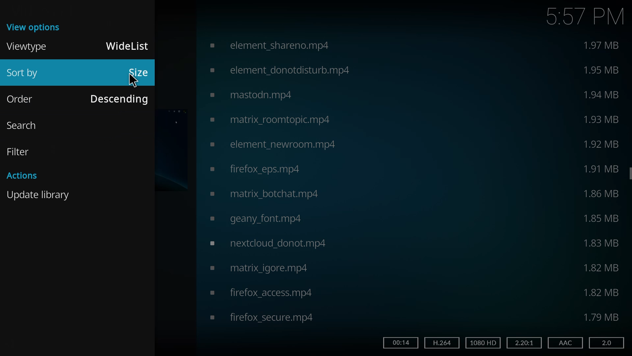 The height and width of the screenshot is (356, 632). Describe the element at coordinates (21, 152) in the screenshot. I see `filter` at that location.